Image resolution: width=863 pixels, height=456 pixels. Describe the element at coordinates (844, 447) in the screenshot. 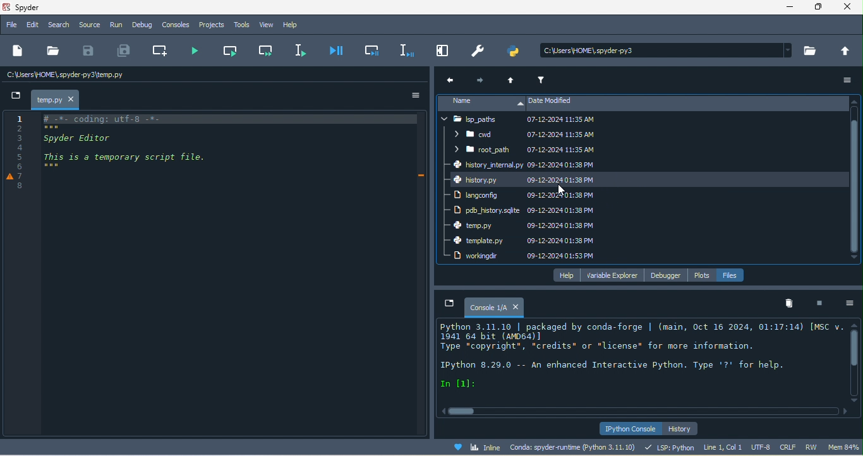

I see `mem 83%` at that location.